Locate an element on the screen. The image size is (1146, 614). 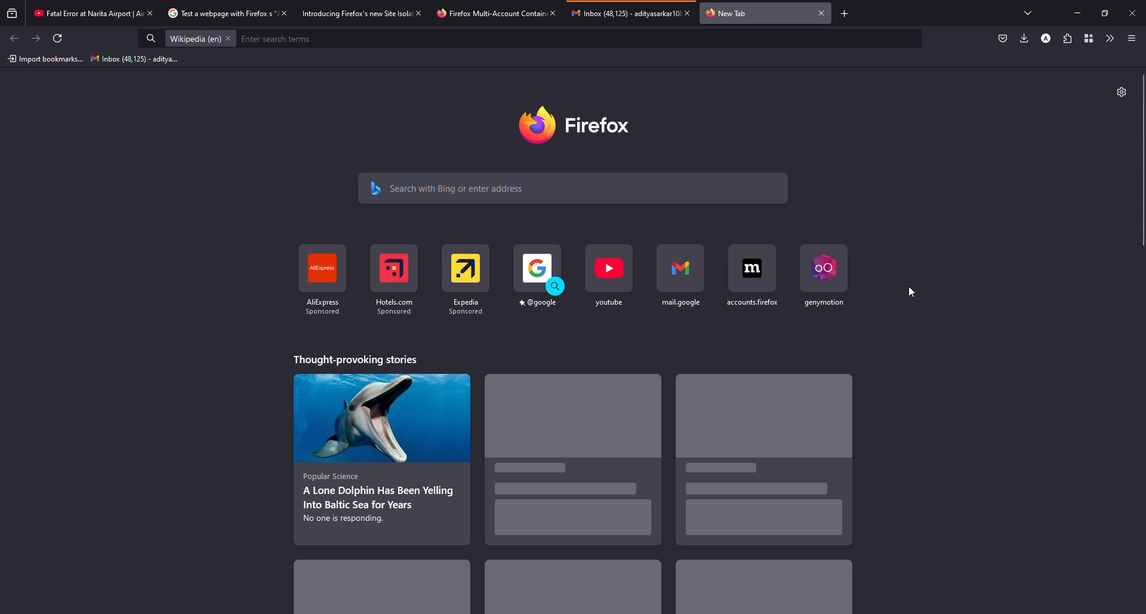
inbox (48,125) is located at coordinates (621, 13).